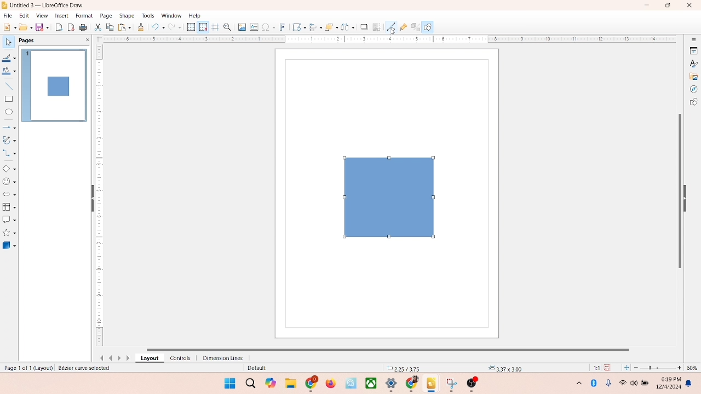 The width and height of the screenshot is (701, 394). What do you see at coordinates (147, 15) in the screenshot?
I see `tools` at bounding box center [147, 15].